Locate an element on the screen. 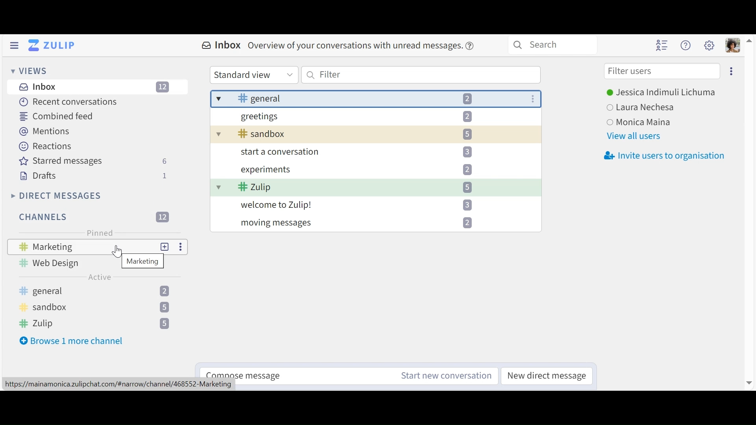 Image resolution: width=756 pixels, height=425 pixels. experiments is located at coordinates (366, 170).